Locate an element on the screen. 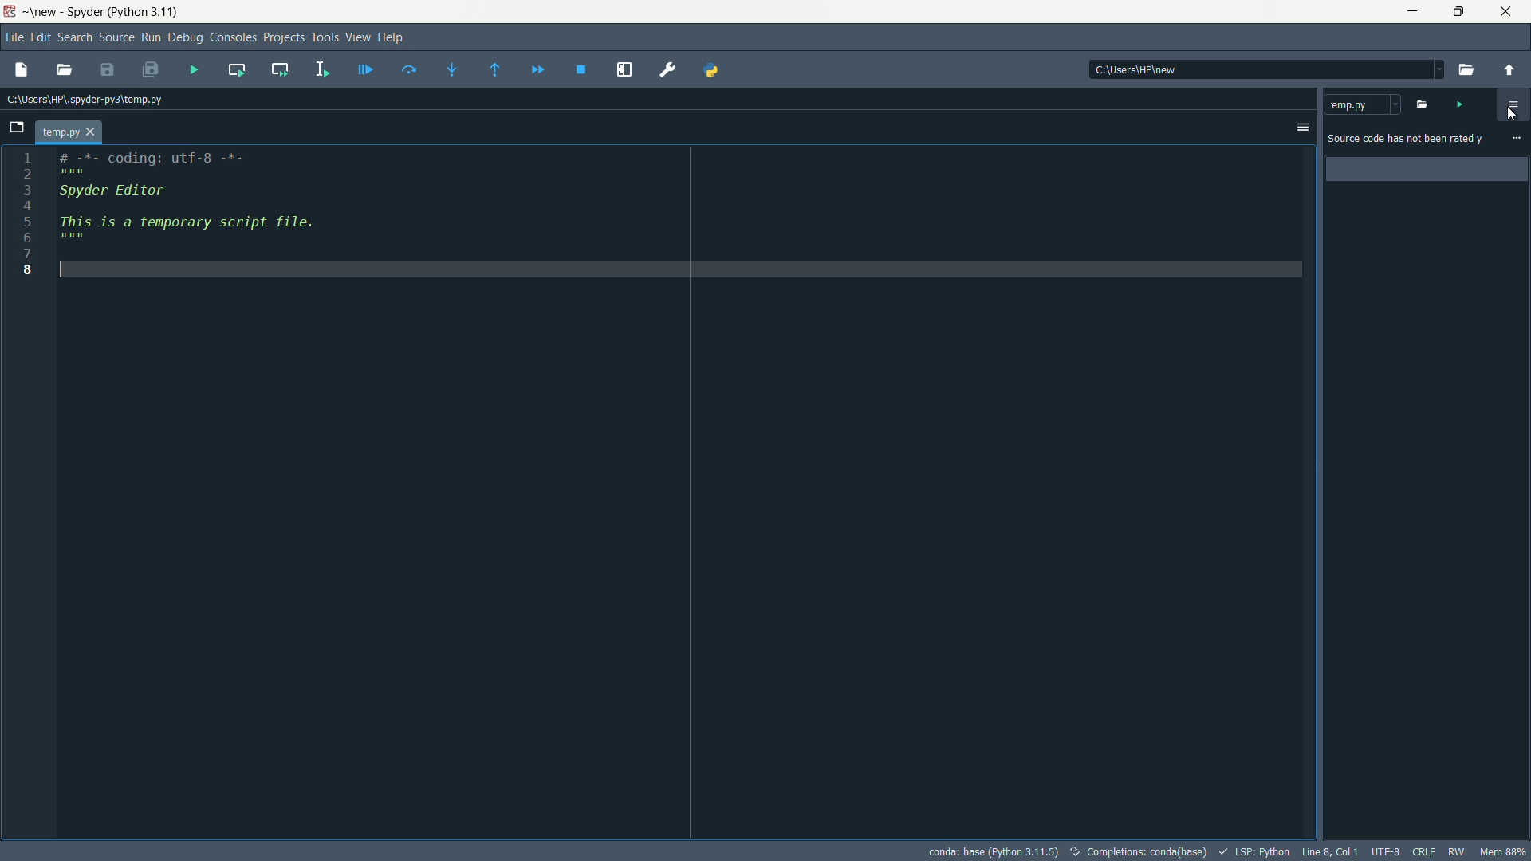 This screenshot has height=861, width=1531. new file is located at coordinates (21, 69).